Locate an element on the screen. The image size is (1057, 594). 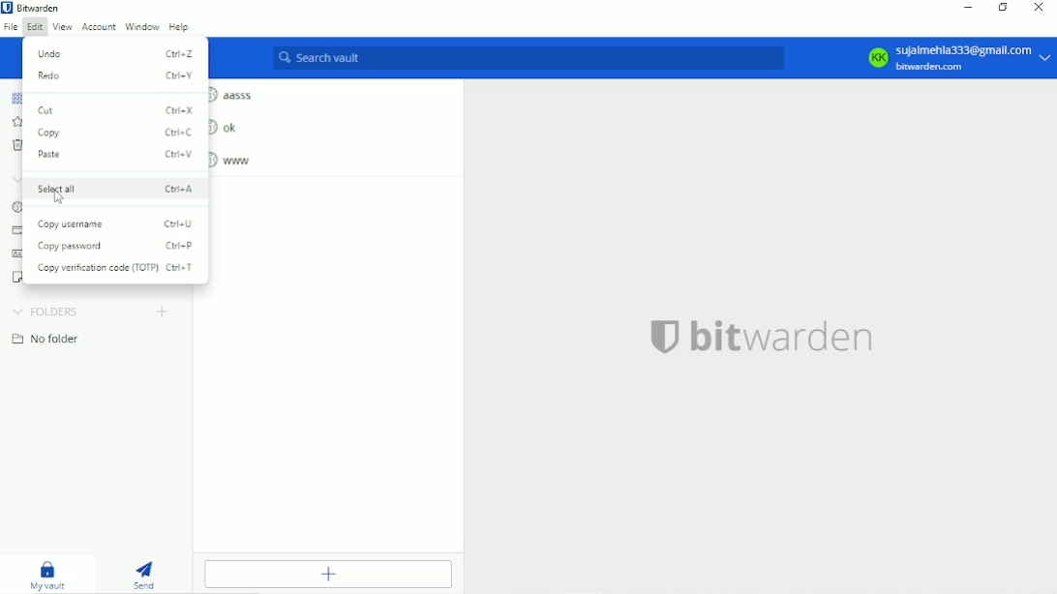
My vault is located at coordinates (49, 575).